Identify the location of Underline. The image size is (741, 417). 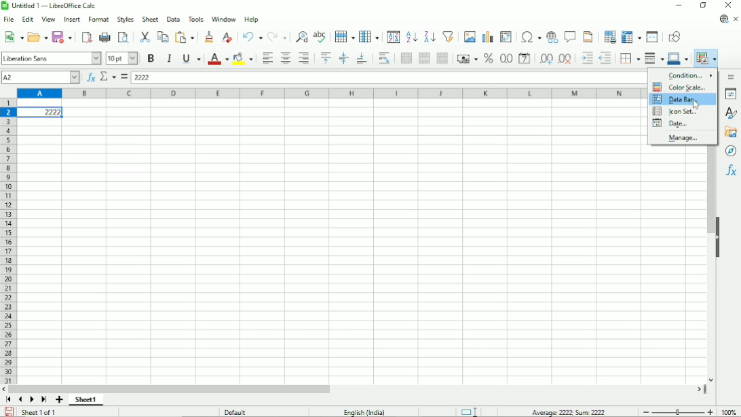
(191, 59).